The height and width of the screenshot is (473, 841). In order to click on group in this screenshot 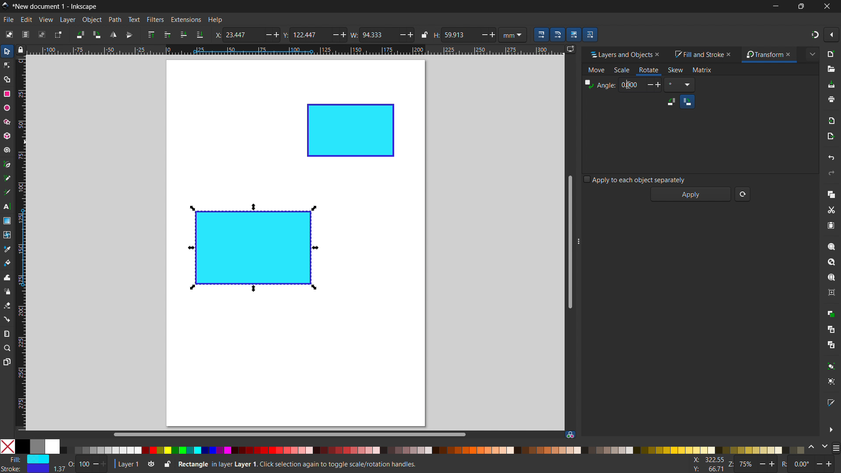, I will do `click(832, 366)`.